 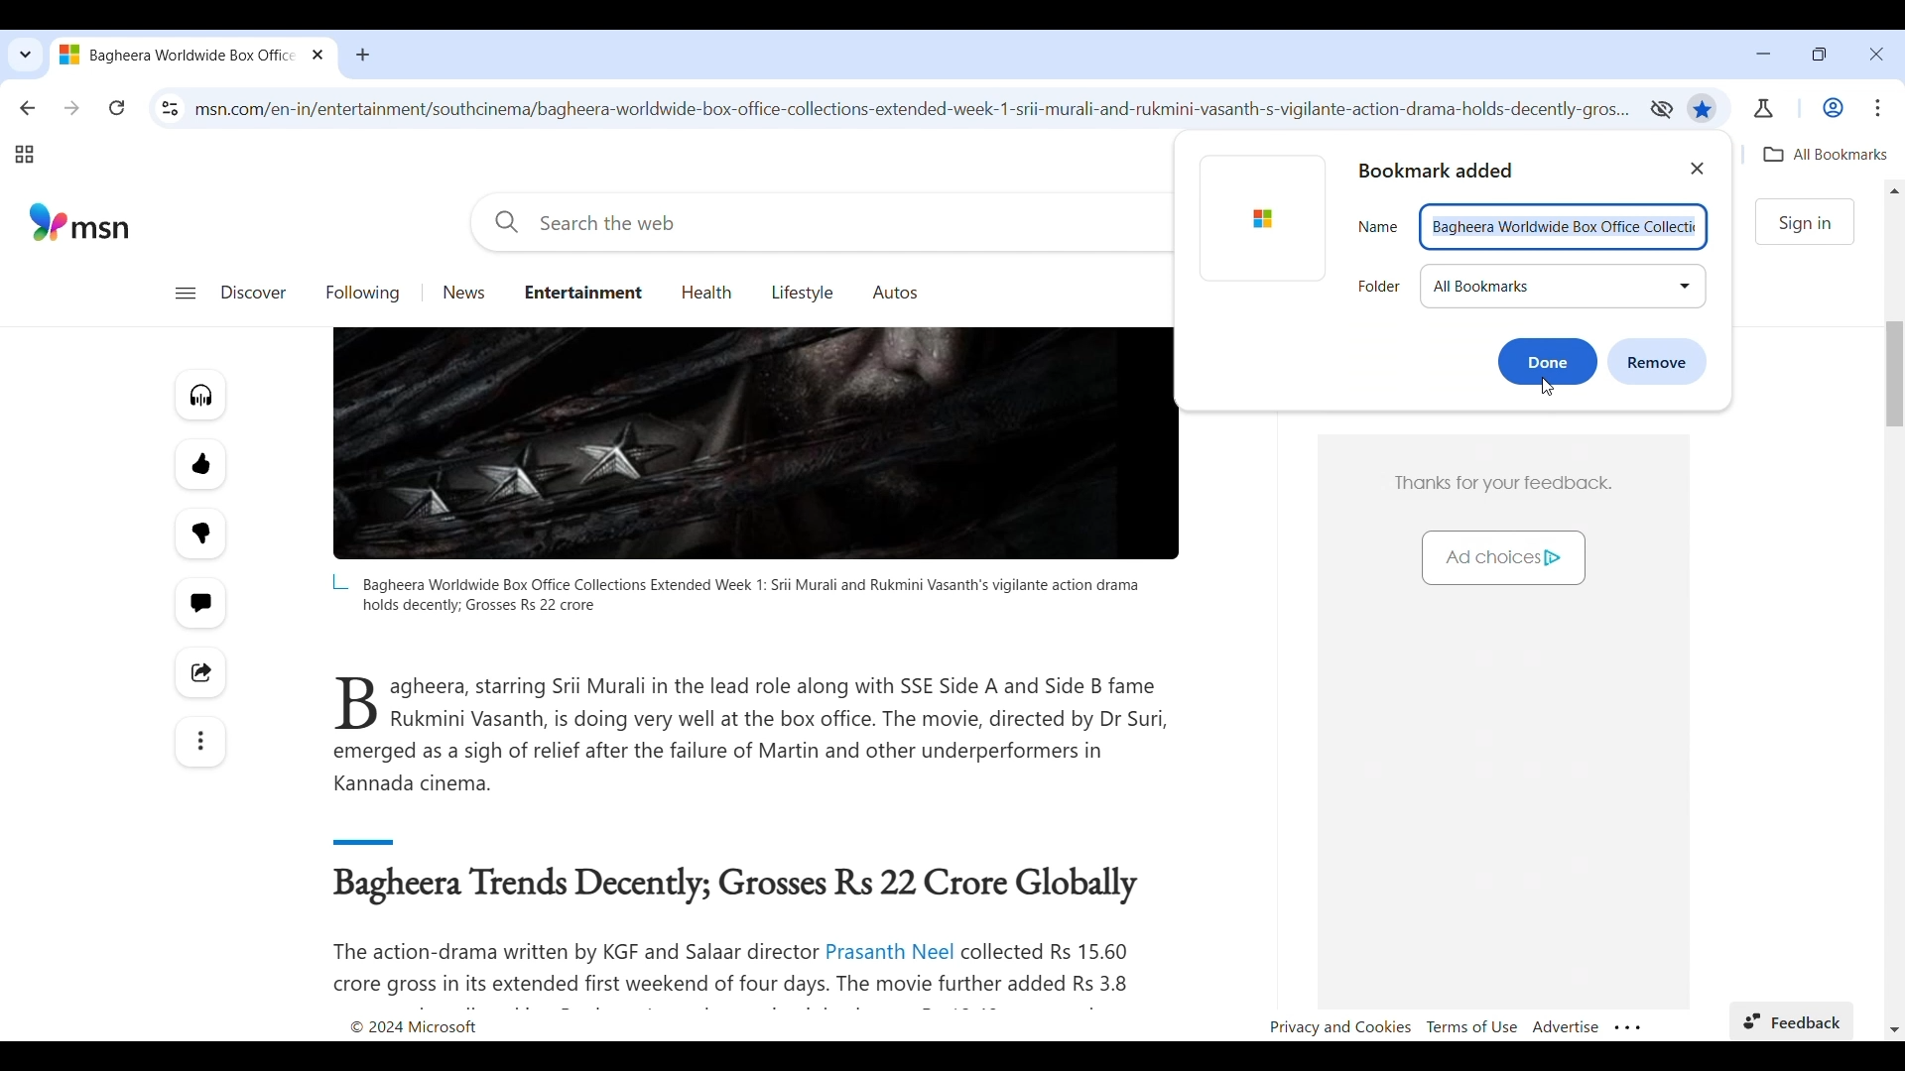 What do you see at coordinates (200, 672) in the screenshot?
I see `Share this story` at bounding box center [200, 672].